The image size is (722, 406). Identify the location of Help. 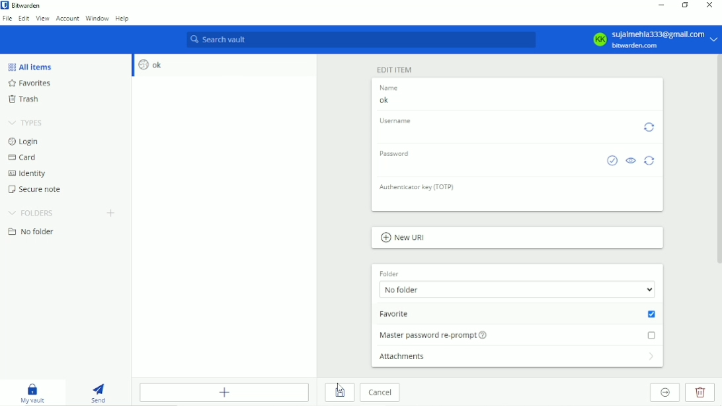
(122, 19).